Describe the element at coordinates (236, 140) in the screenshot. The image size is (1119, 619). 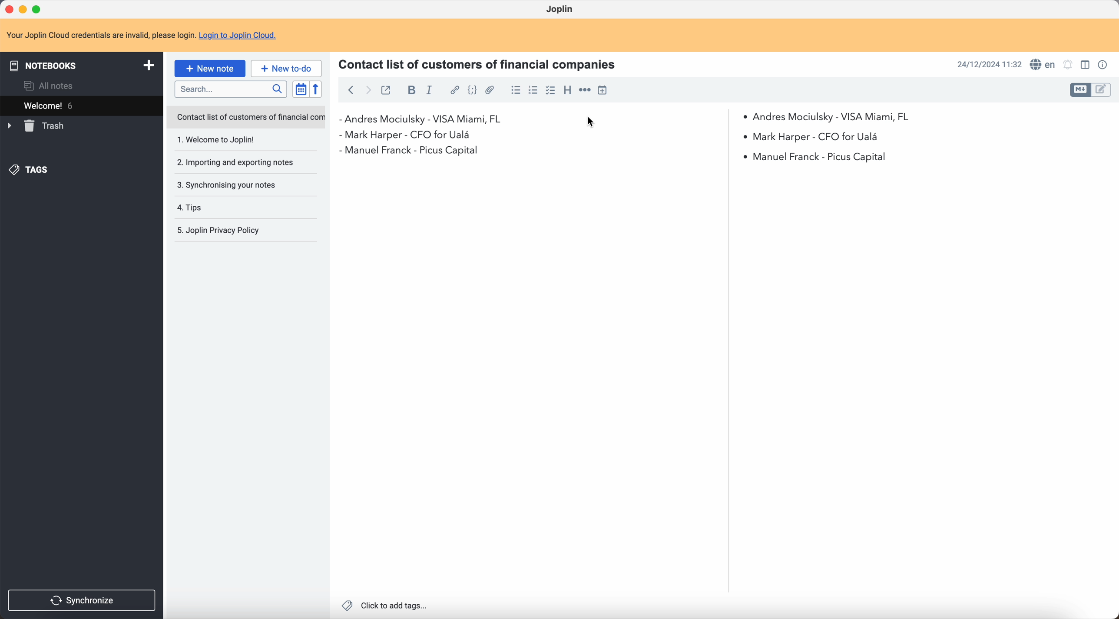
I see `1. Welcome to joplin!` at that location.